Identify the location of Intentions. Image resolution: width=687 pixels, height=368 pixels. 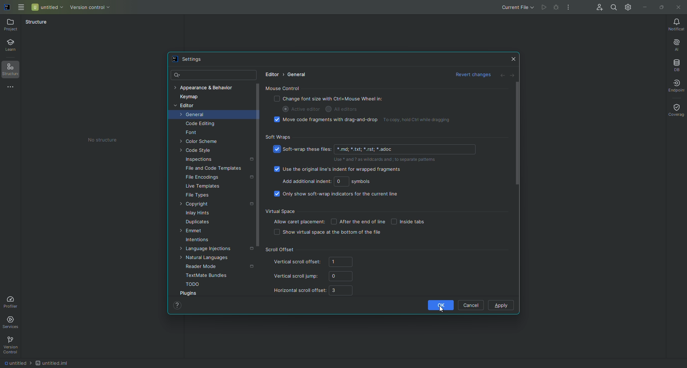
(197, 240).